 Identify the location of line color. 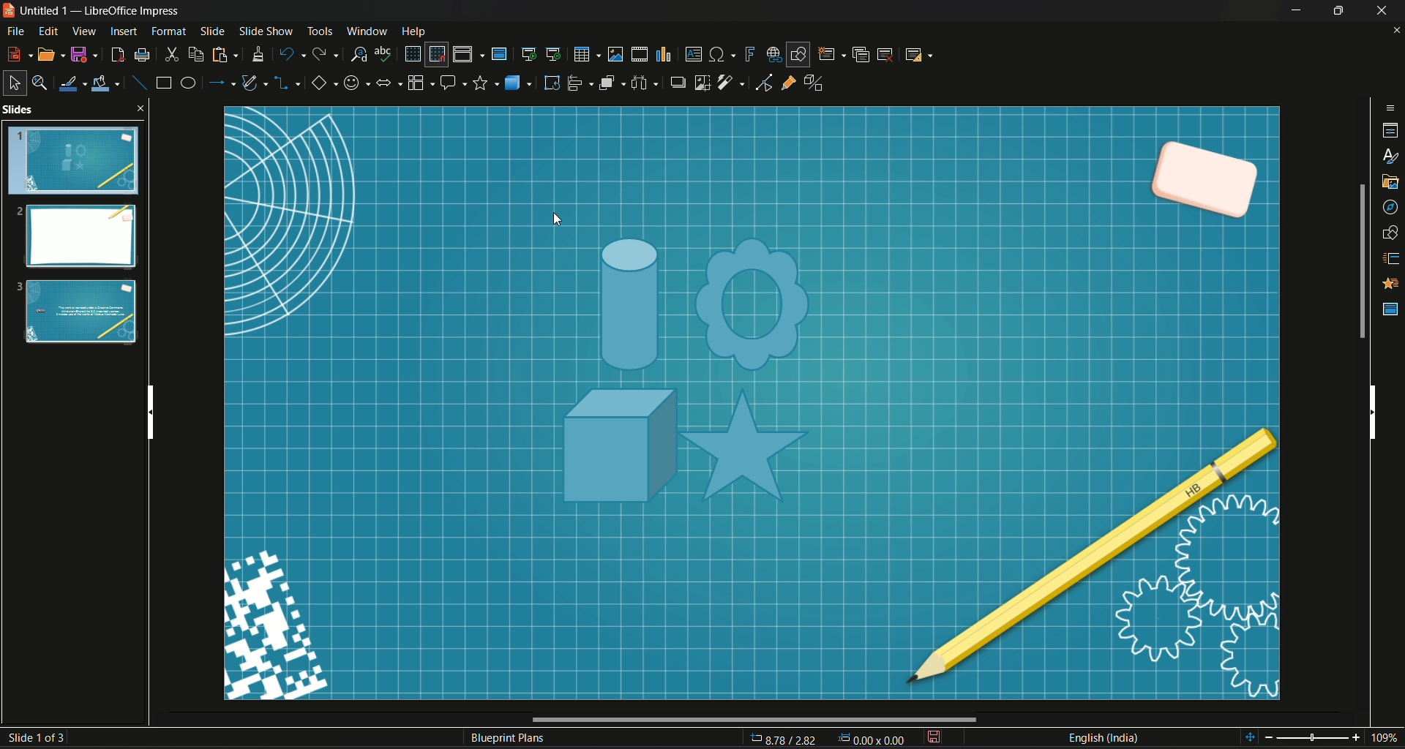
(72, 83).